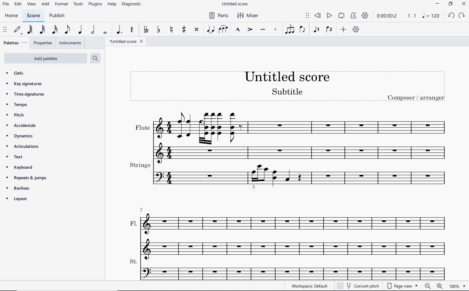 The height and width of the screenshot is (291, 469). I want to click on clefs, so click(27, 73).